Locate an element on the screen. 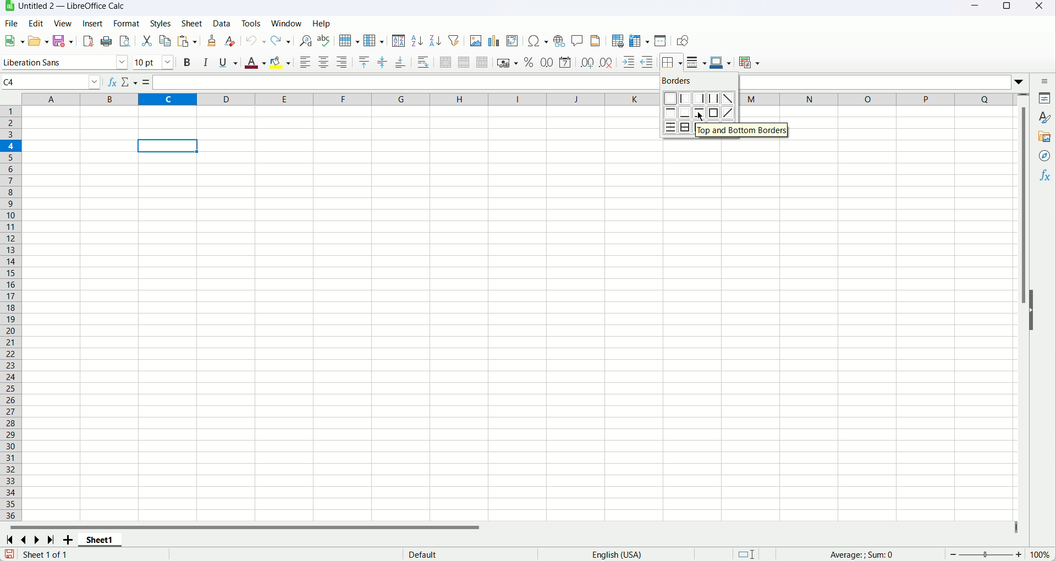 The width and height of the screenshot is (1056, 561). Help is located at coordinates (322, 24).